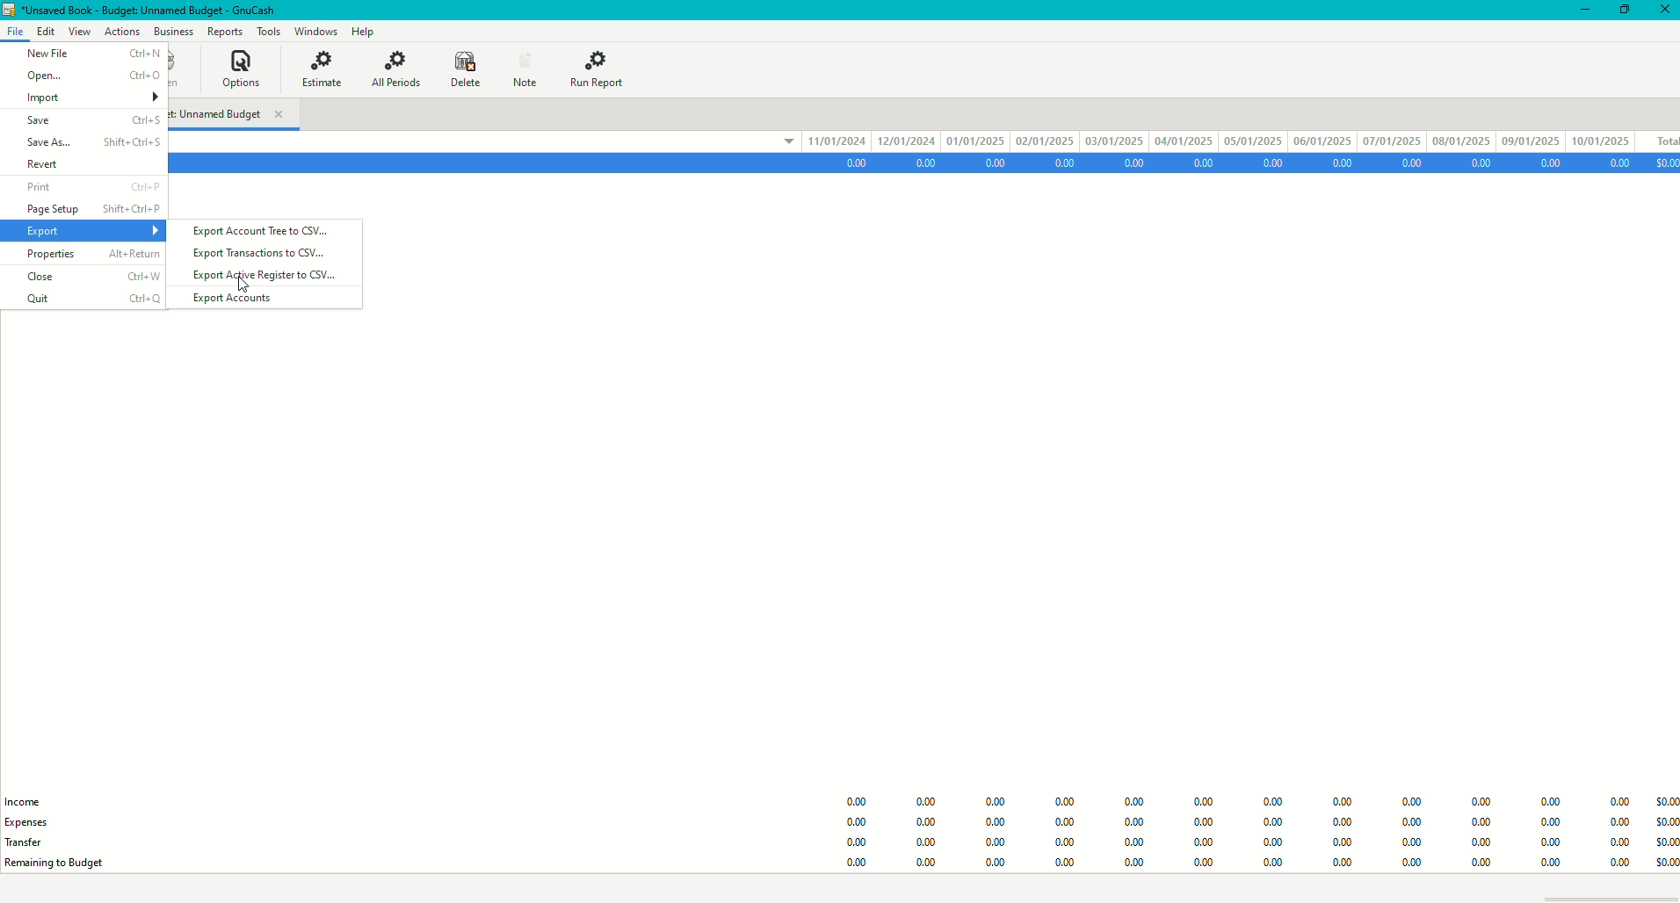 Image resolution: width=1680 pixels, height=903 pixels. What do you see at coordinates (313, 31) in the screenshot?
I see `Windows` at bounding box center [313, 31].